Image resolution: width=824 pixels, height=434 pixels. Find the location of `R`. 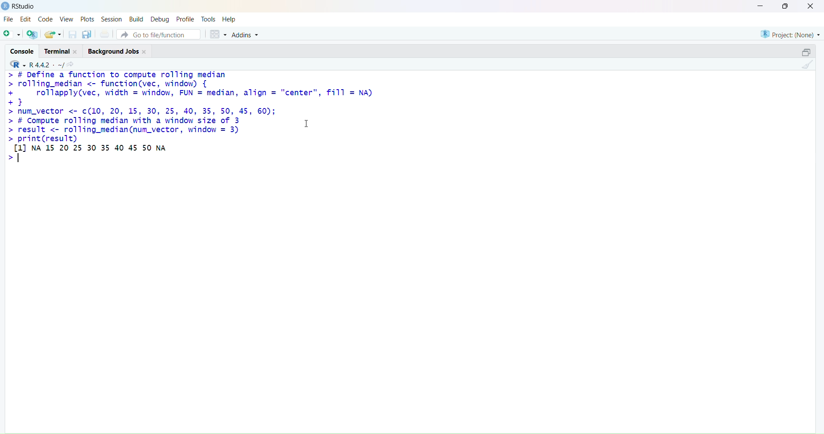

R is located at coordinates (18, 64).